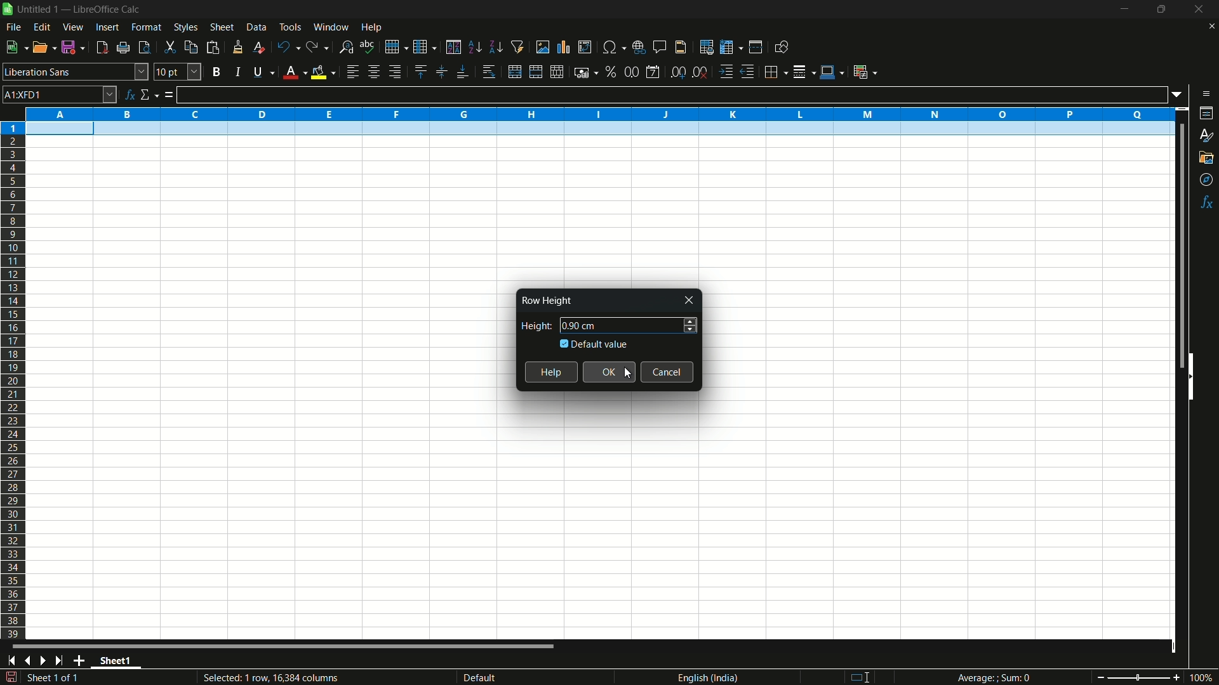 The height and width of the screenshot is (685, 1219). What do you see at coordinates (994, 679) in the screenshot?
I see `Average; Sum 0` at bounding box center [994, 679].